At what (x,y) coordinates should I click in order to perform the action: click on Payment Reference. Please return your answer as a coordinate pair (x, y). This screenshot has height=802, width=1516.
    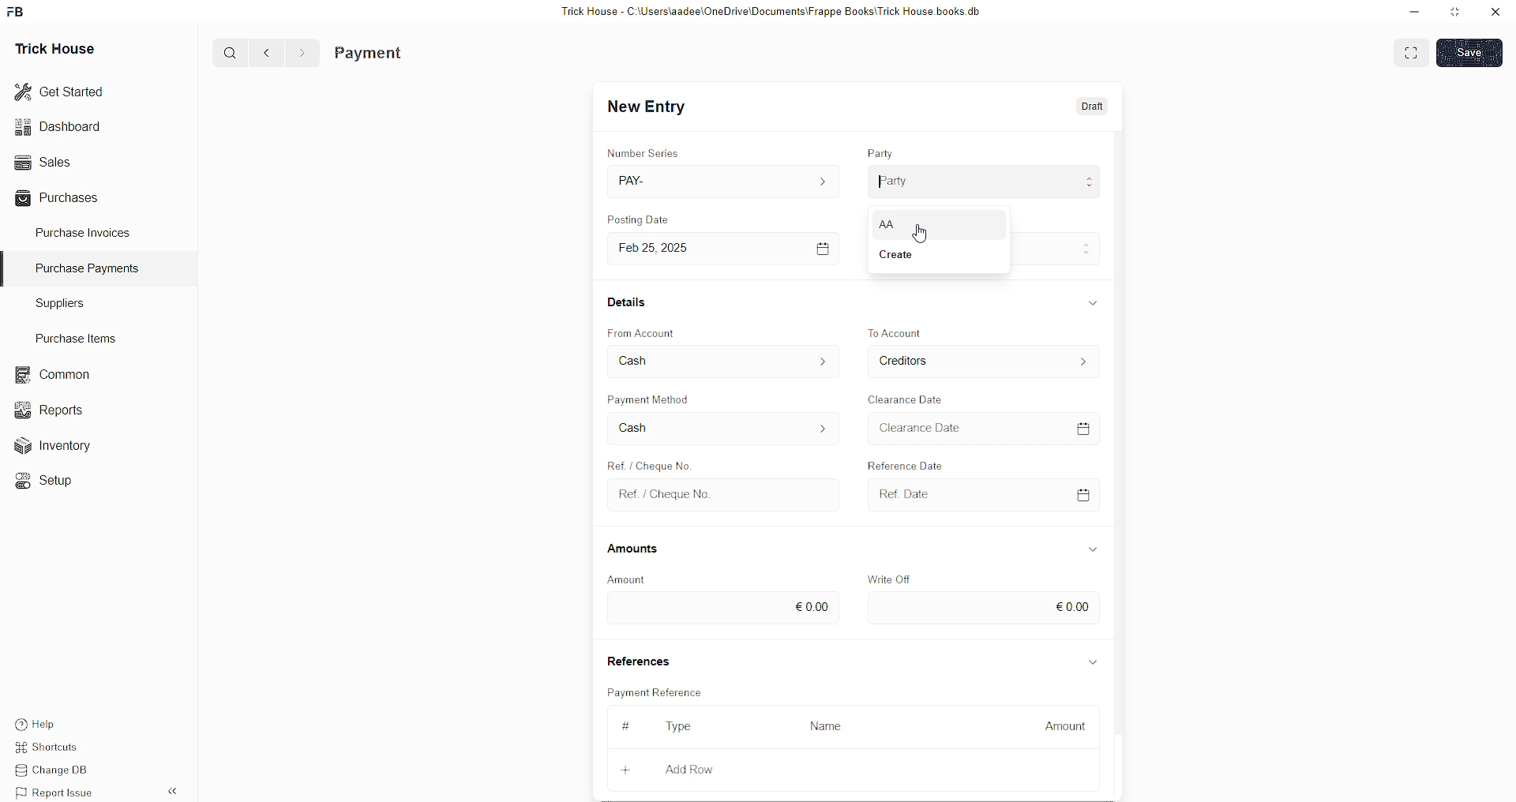
    Looking at the image, I should click on (663, 691).